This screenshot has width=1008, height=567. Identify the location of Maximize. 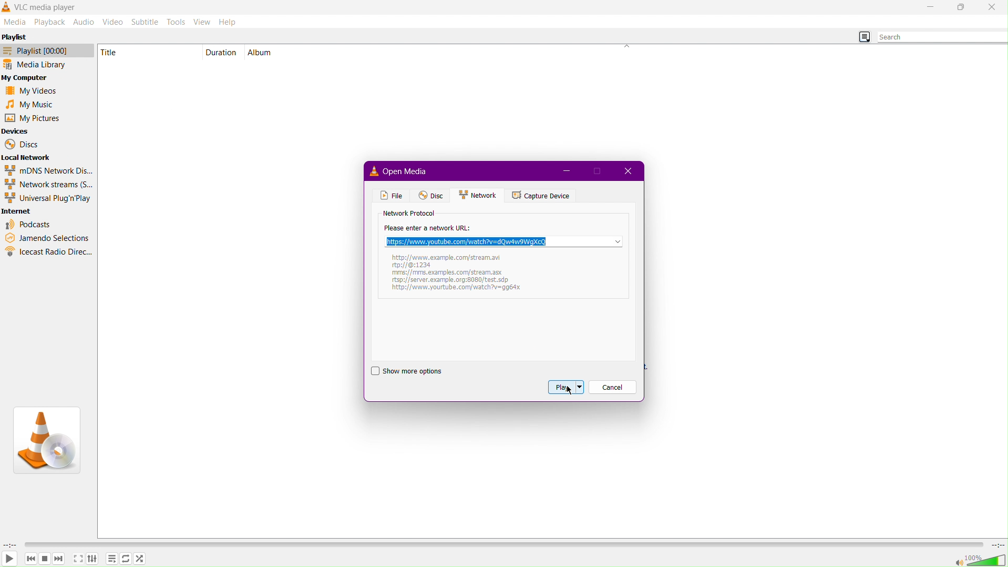
(960, 8).